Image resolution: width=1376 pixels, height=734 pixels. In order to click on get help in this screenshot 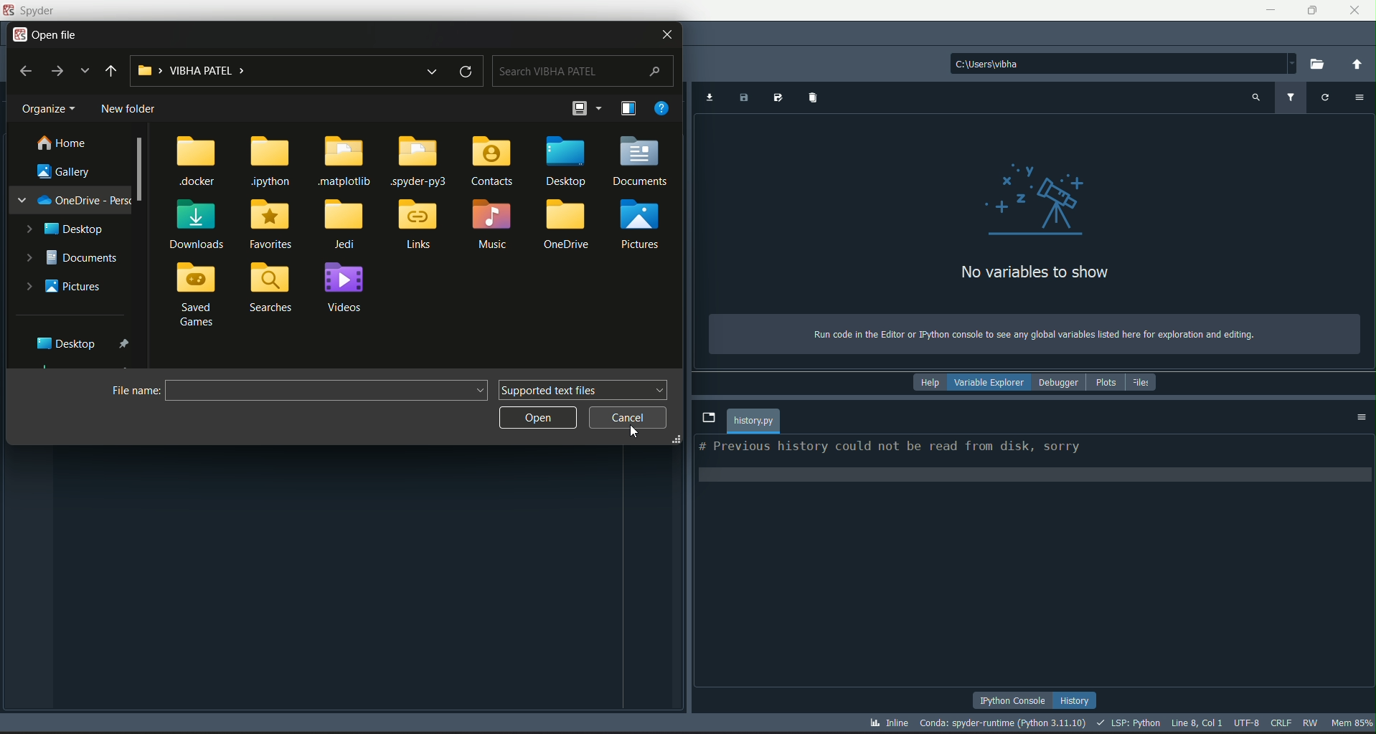, I will do `click(664, 108)`.